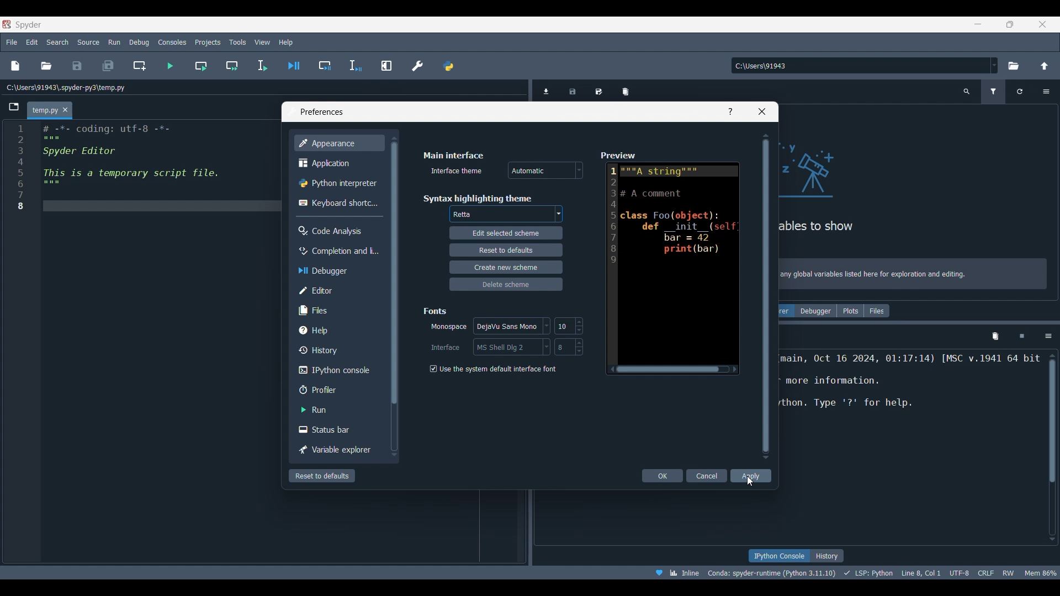  Describe the element at coordinates (337, 450) in the screenshot. I see `Variable explorer` at that location.